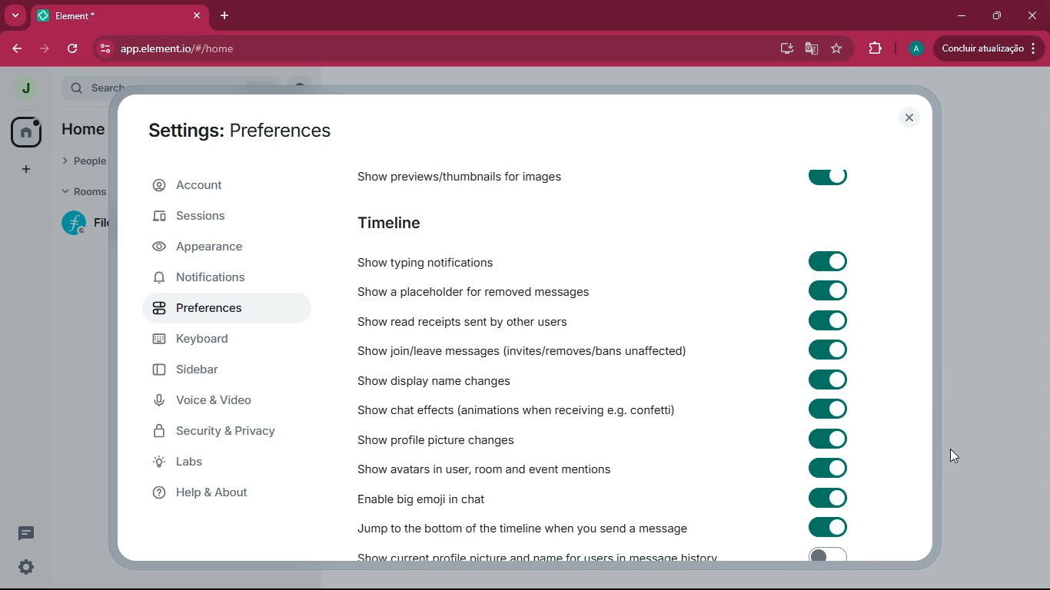 The image size is (1050, 590). Describe the element at coordinates (989, 48) in the screenshot. I see `concluir atualizacao` at that location.